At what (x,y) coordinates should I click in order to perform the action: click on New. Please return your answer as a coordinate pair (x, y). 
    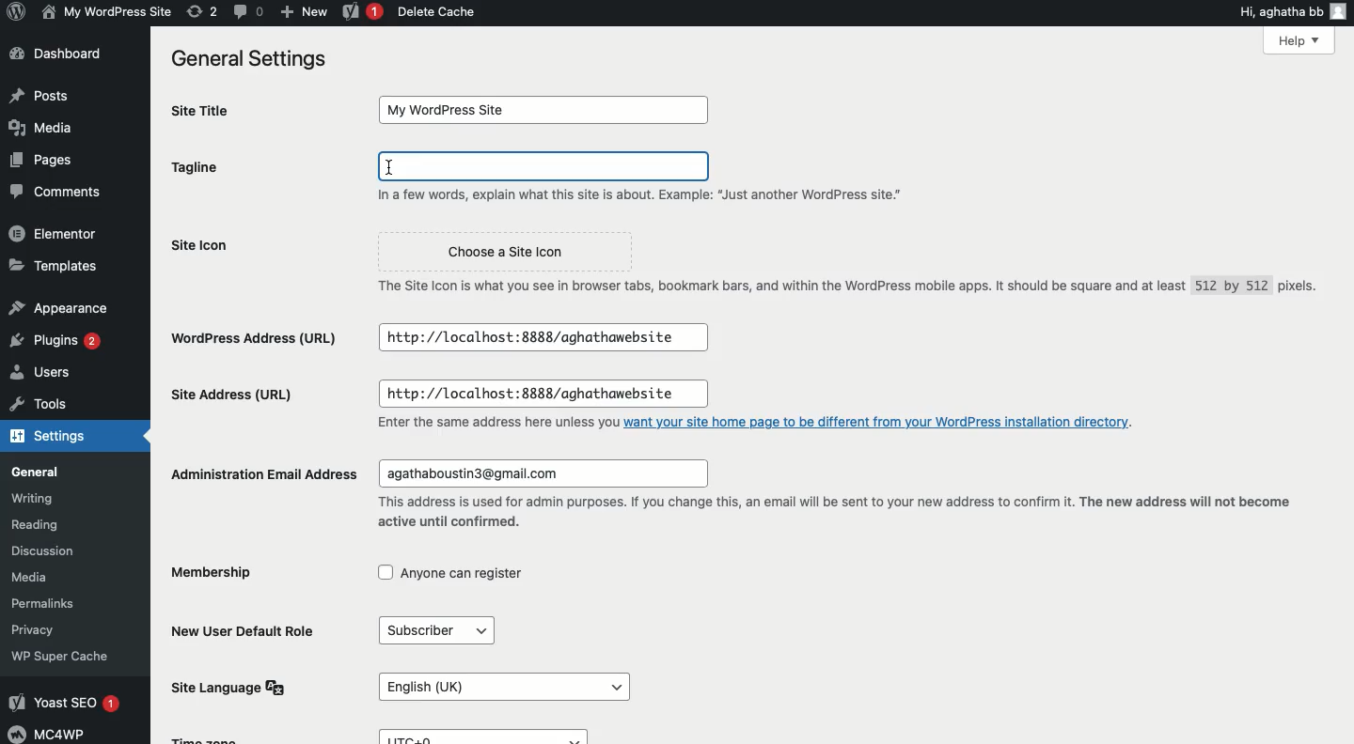
    Looking at the image, I should click on (304, 11).